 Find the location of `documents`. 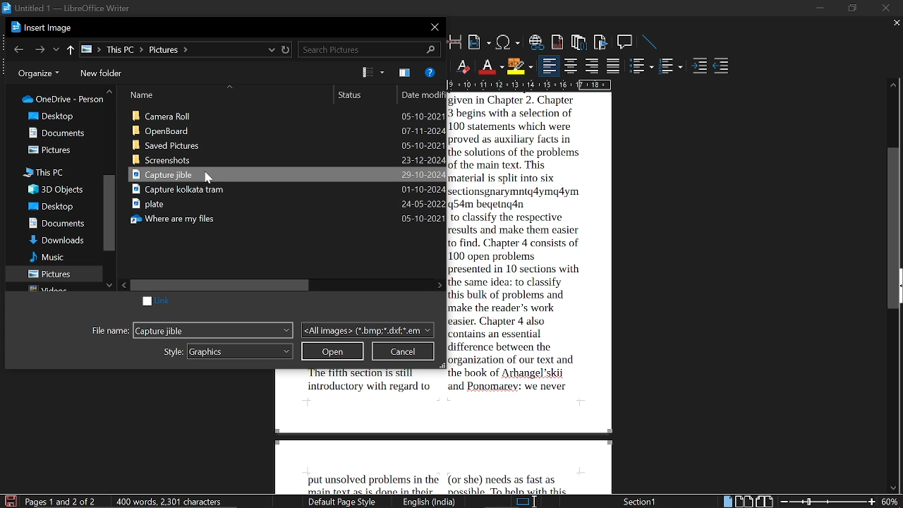

documents is located at coordinates (55, 224).